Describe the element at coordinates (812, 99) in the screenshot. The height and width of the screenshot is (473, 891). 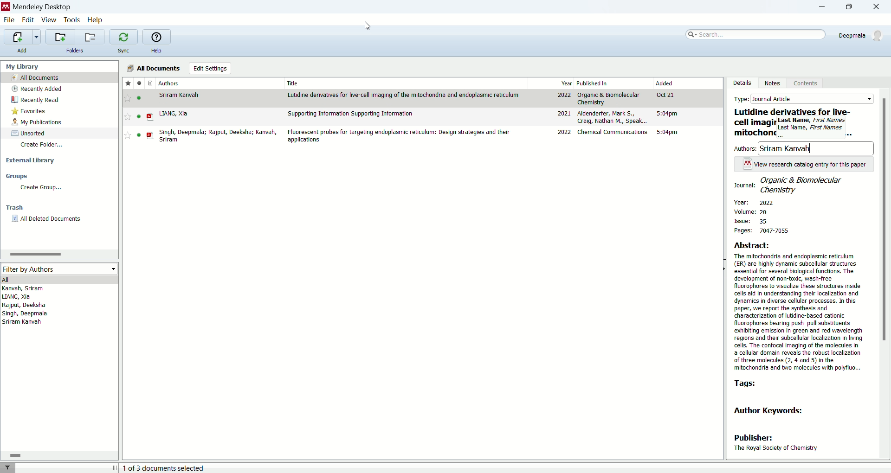
I see `Journal article` at that location.